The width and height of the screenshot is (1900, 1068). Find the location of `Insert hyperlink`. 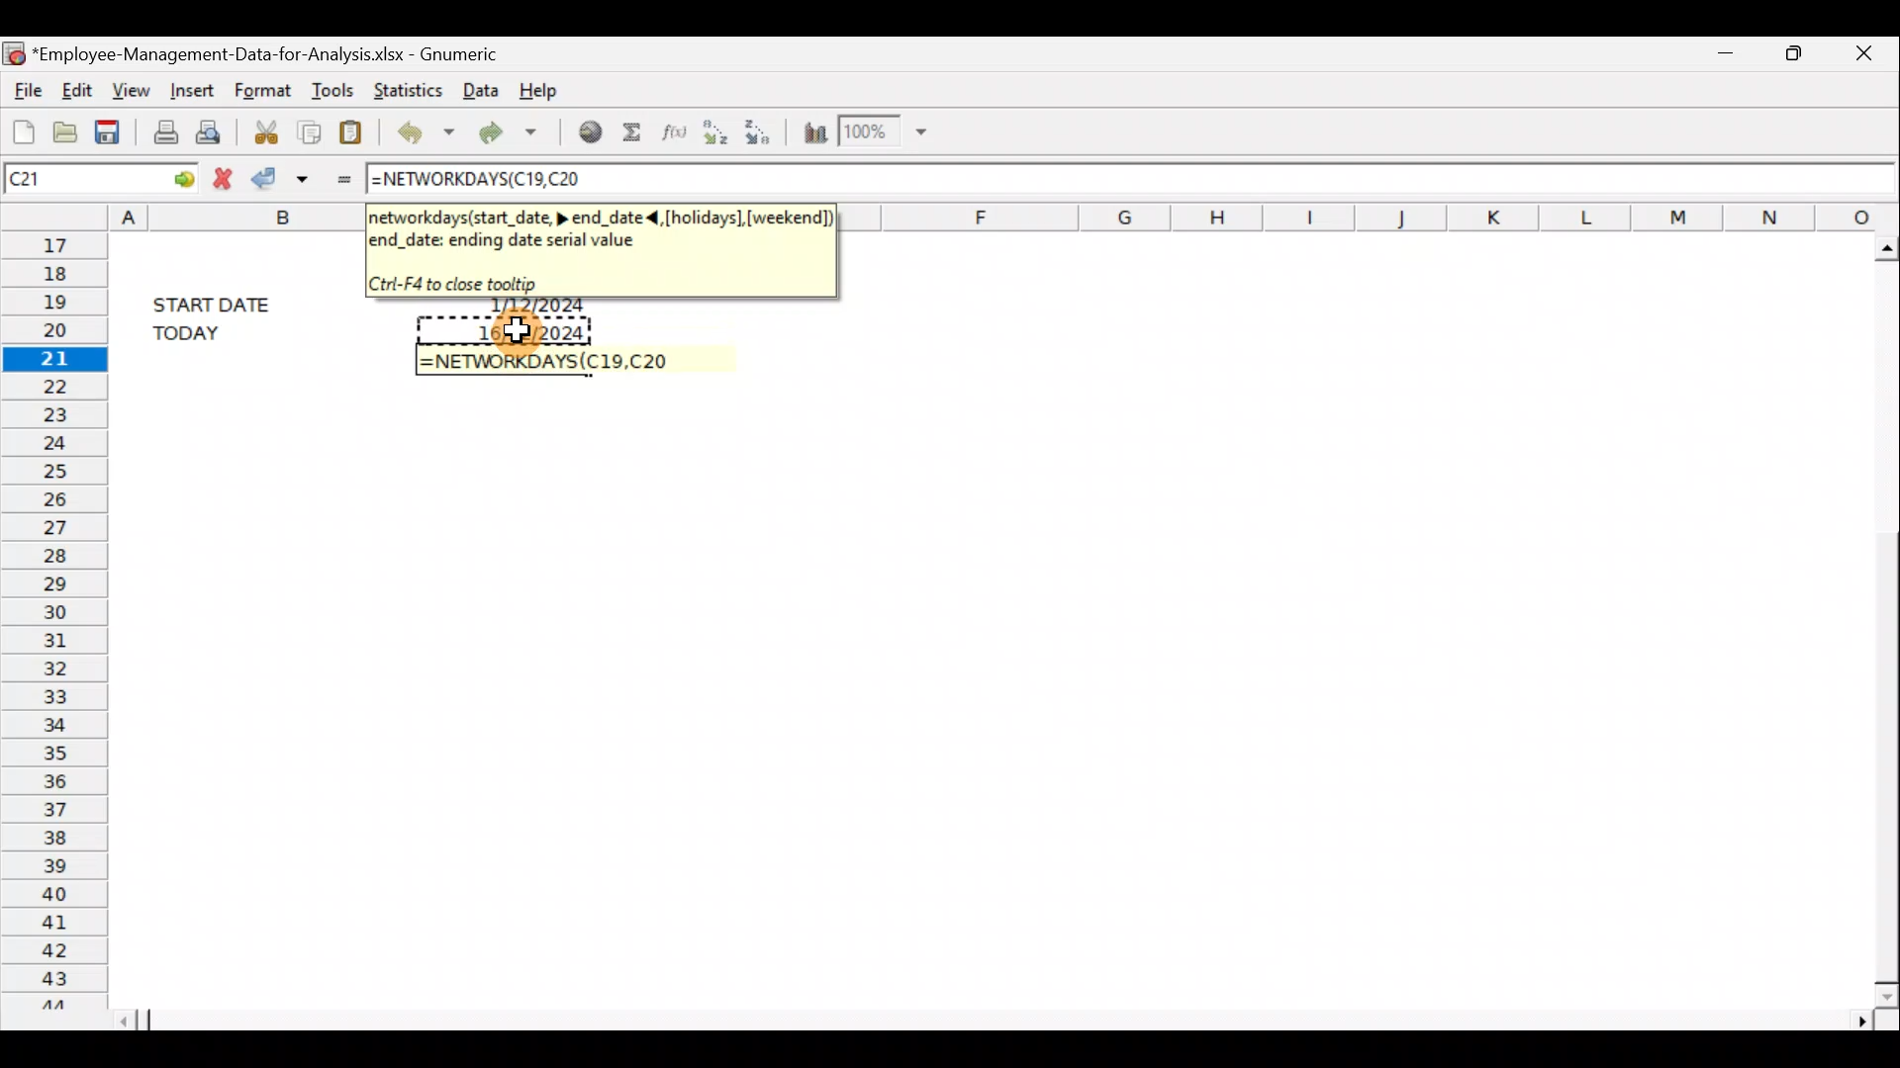

Insert hyperlink is located at coordinates (583, 133).